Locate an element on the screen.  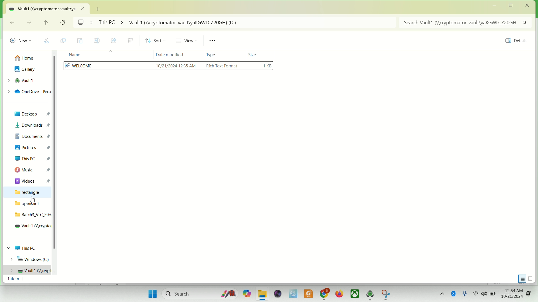
this PC is located at coordinates (32, 159).